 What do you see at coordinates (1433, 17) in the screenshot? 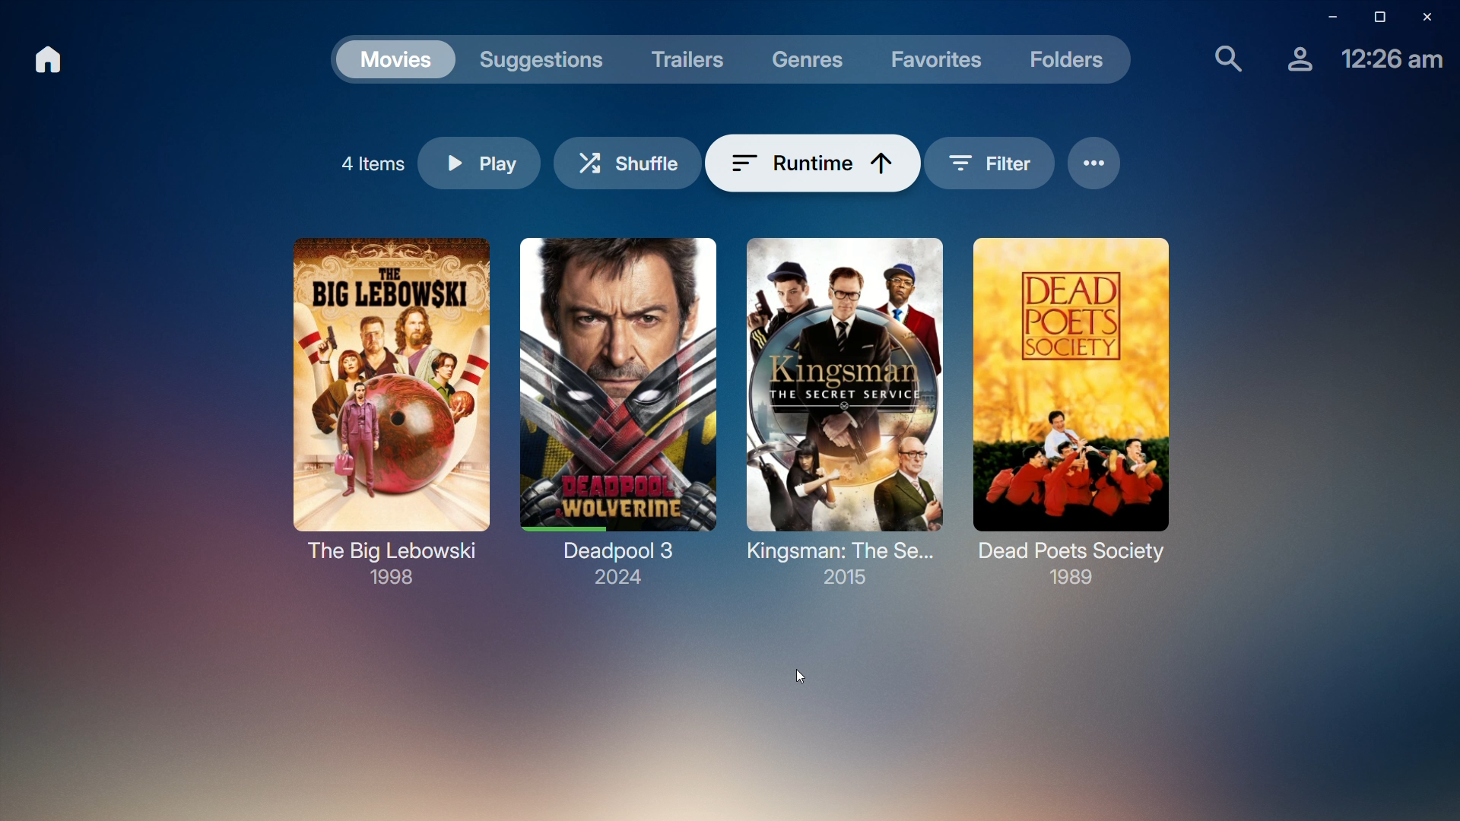
I see `Close` at bounding box center [1433, 17].